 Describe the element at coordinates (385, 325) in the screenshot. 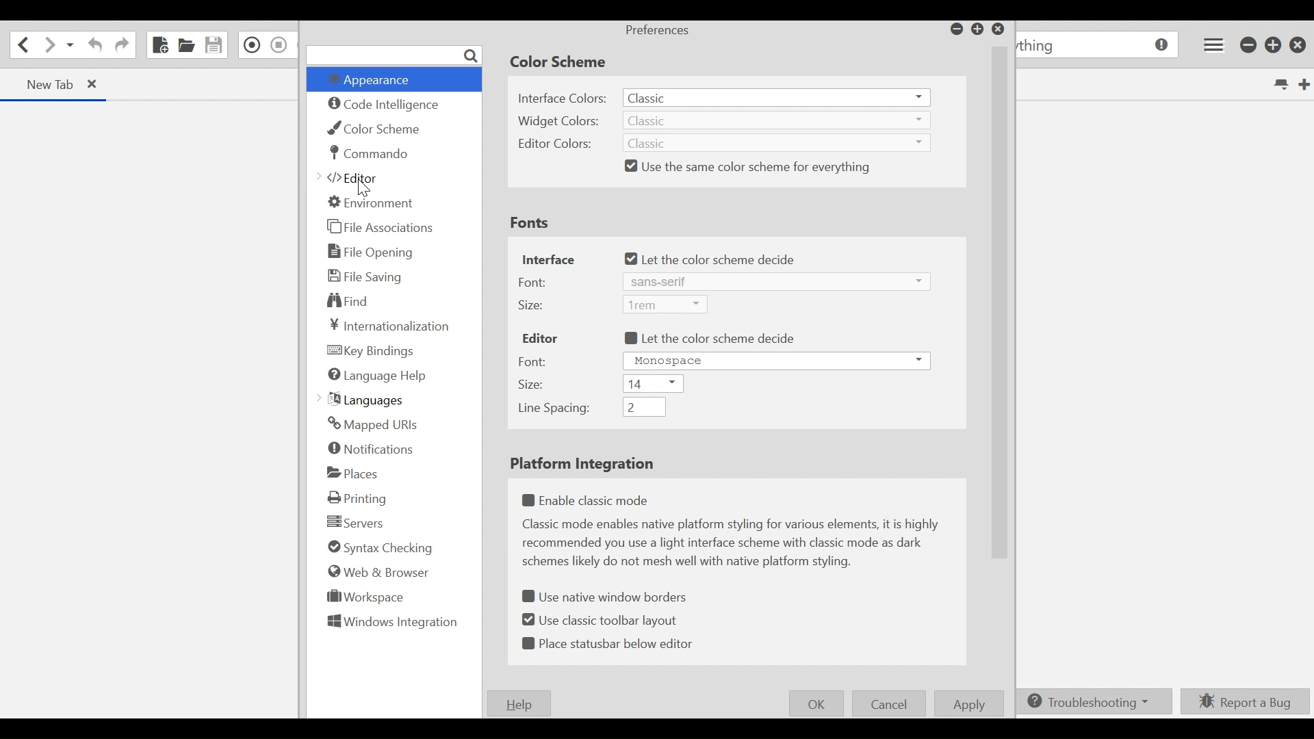

I see `Internationalization` at that location.